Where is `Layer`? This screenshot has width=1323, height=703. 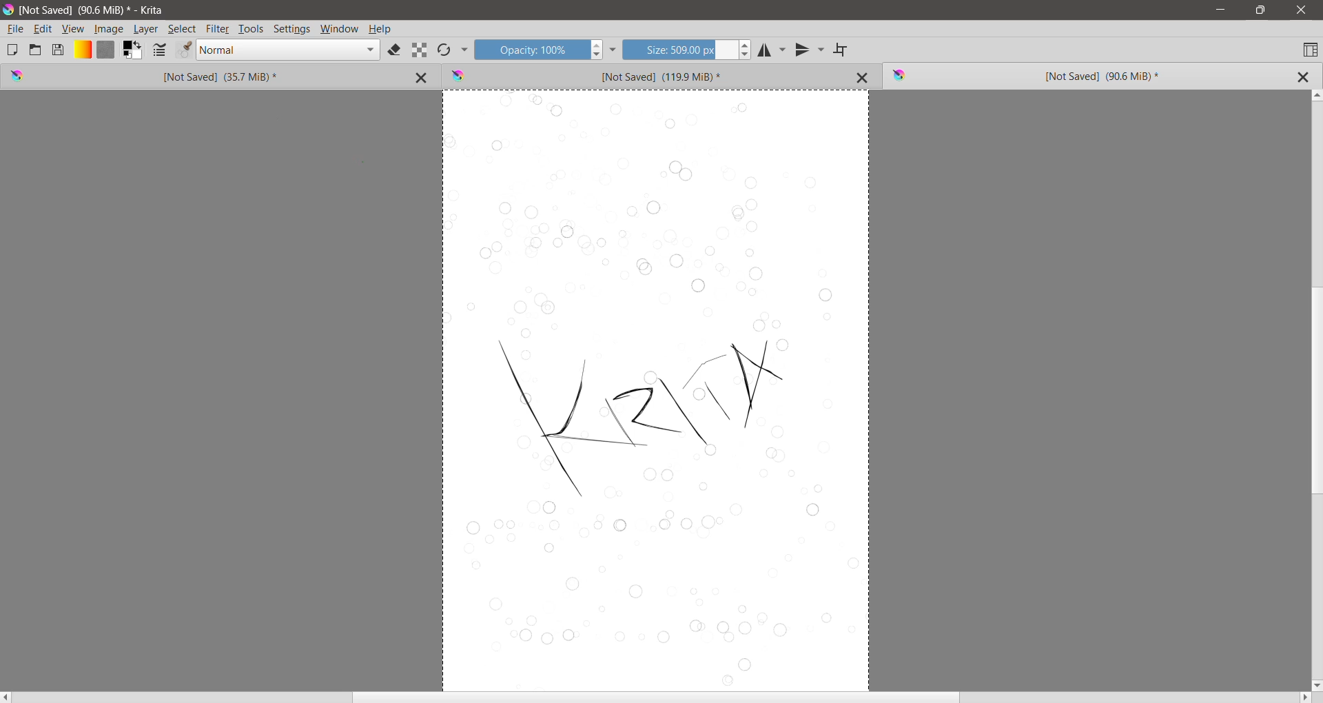
Layer is located at coordinates (147, 29).